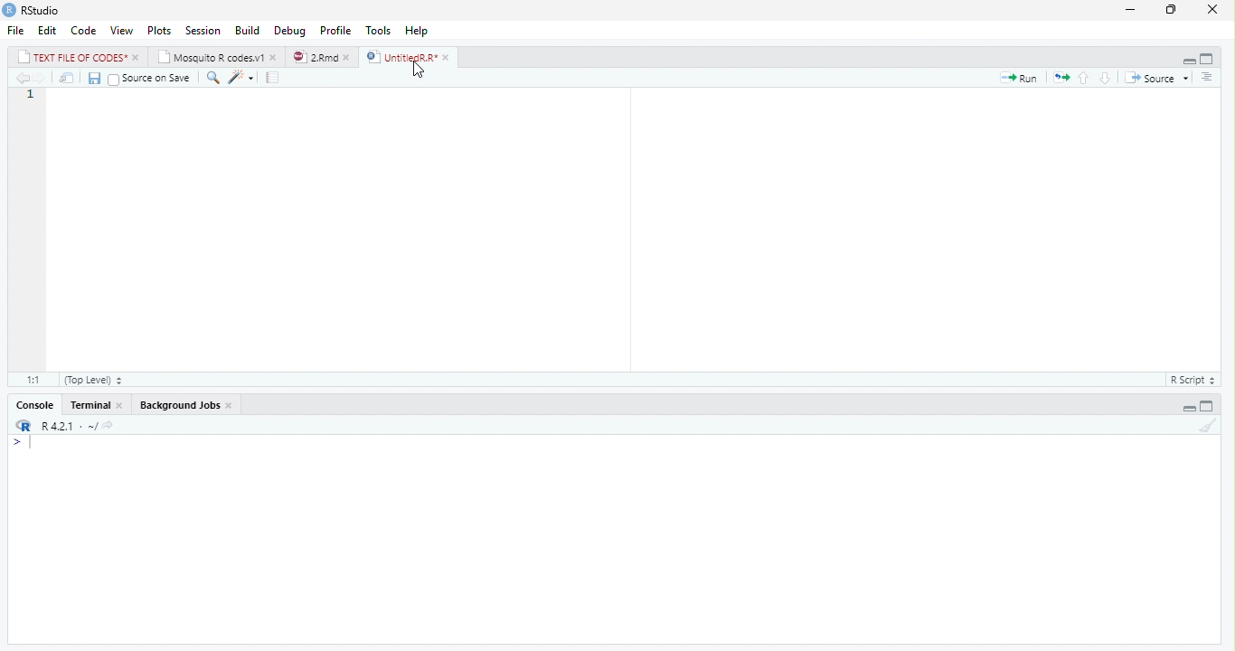  I want to click on Save, so click(95, 79).